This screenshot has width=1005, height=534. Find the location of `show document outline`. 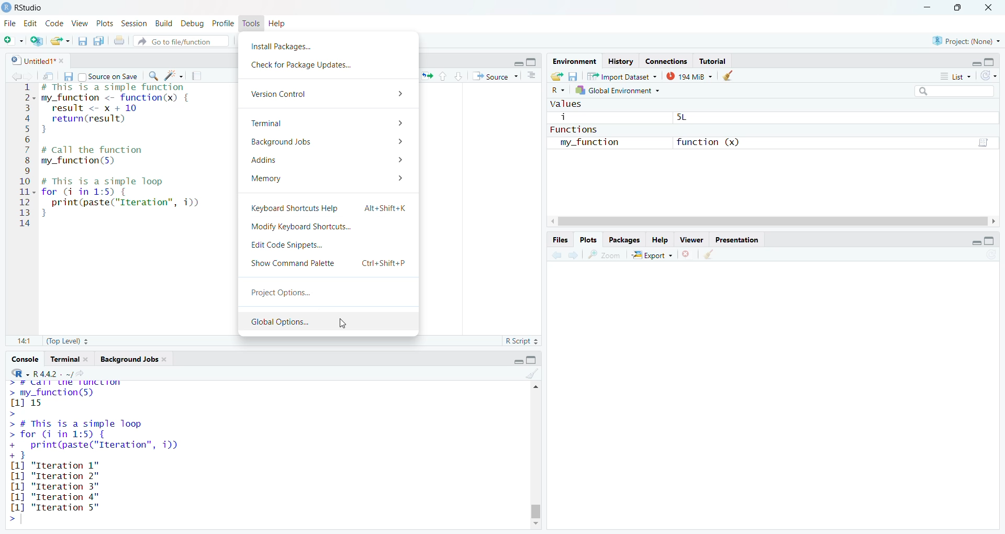

show document outline is located at coordinates (533, 76).